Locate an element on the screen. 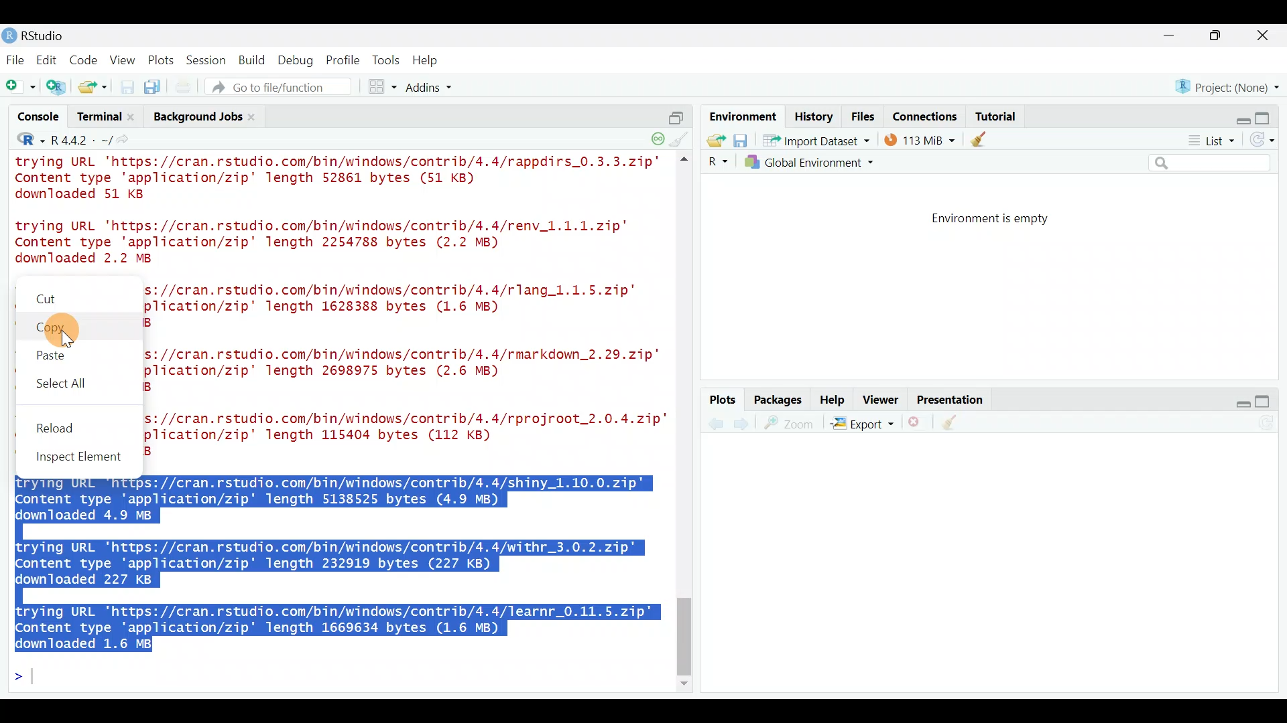 The height and width of the screenshot is (723, 1287). Help is located at coordinates (833, 398).